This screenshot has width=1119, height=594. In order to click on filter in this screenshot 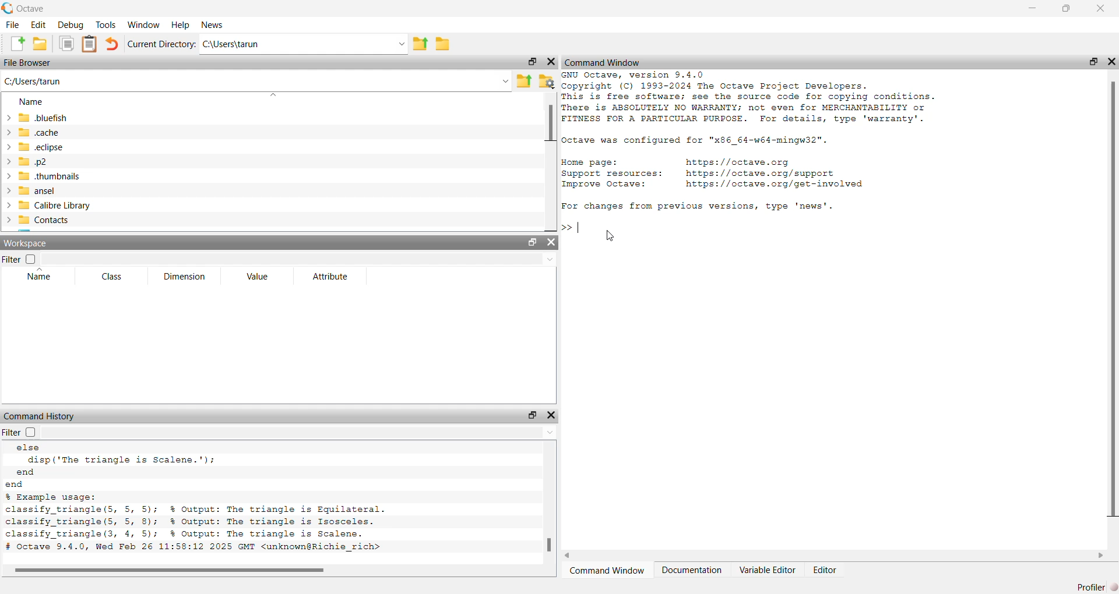, I will do `click(21, 260)`.